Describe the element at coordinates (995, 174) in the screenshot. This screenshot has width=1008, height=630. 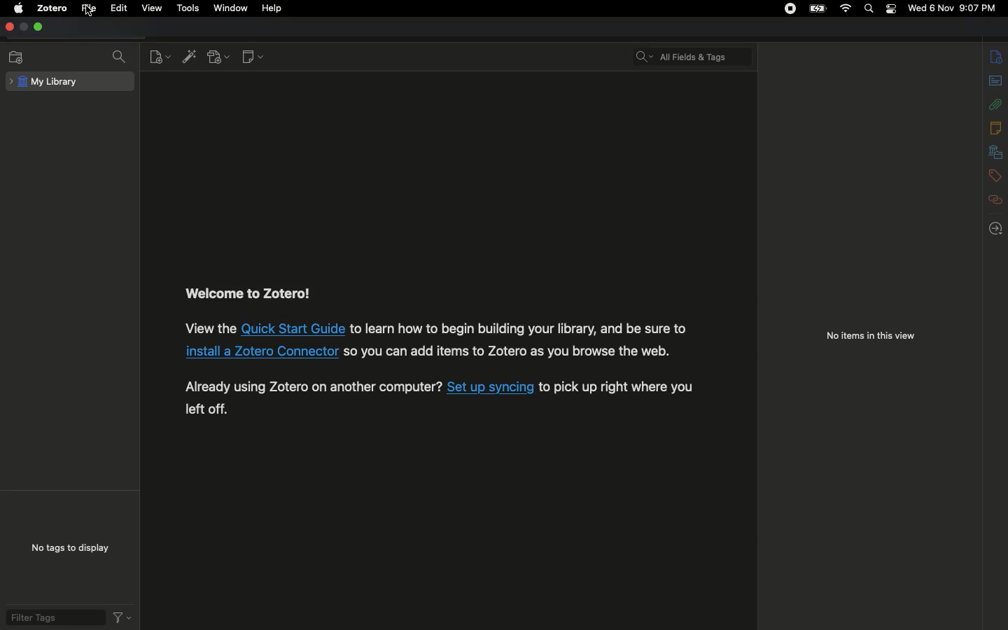
I see `Tags` at that location.